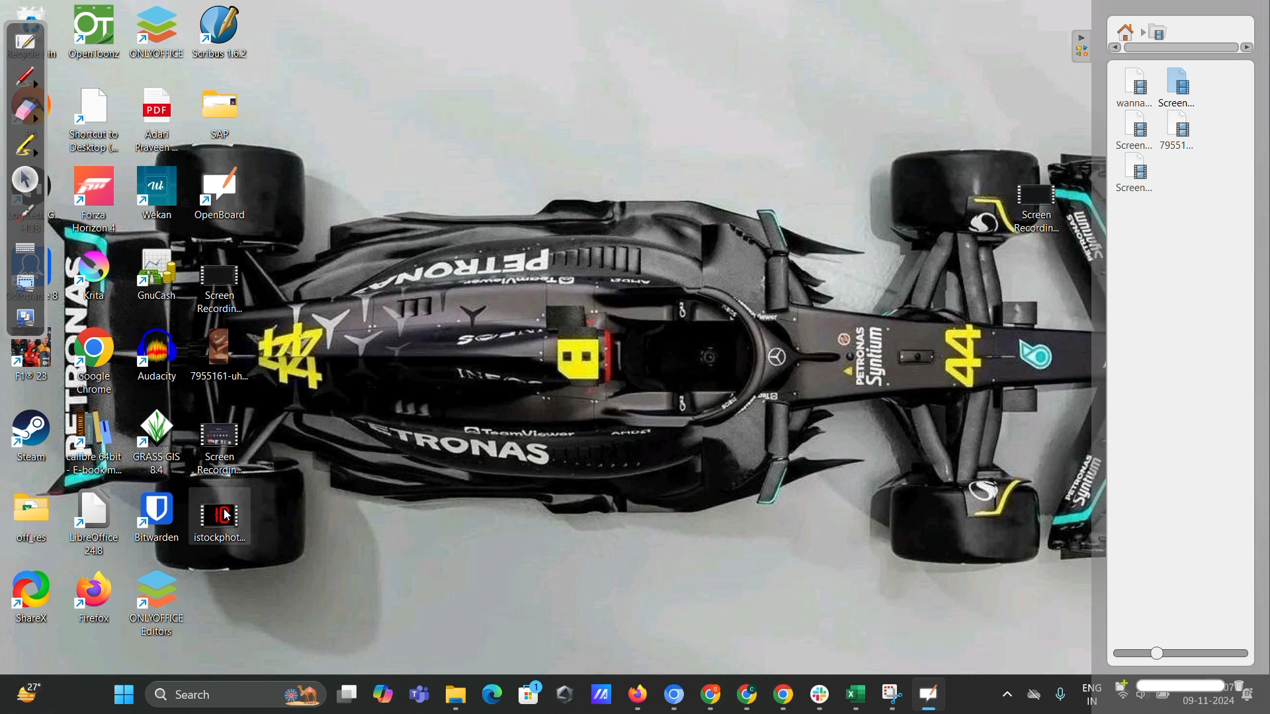 This screenshot has width=1270, height=714. What do you see at coordinates (161, 520) in the screenshot?
I see `Bitwarden` at bounding box center [161, 520].